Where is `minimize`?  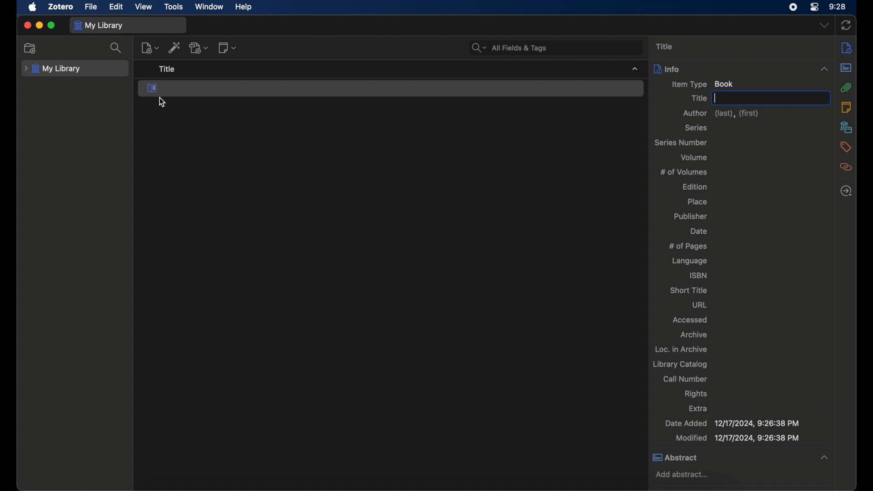
minimize is located at coordinates (39, 25).